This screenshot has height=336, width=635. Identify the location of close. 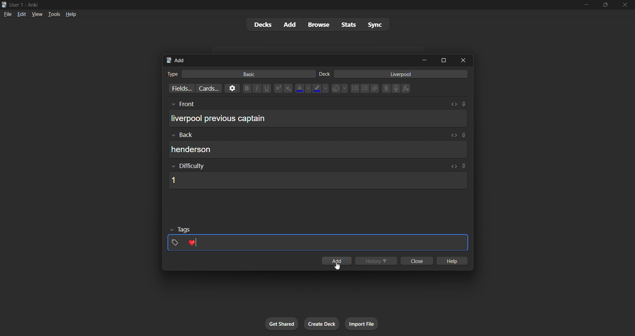
(415, 261).